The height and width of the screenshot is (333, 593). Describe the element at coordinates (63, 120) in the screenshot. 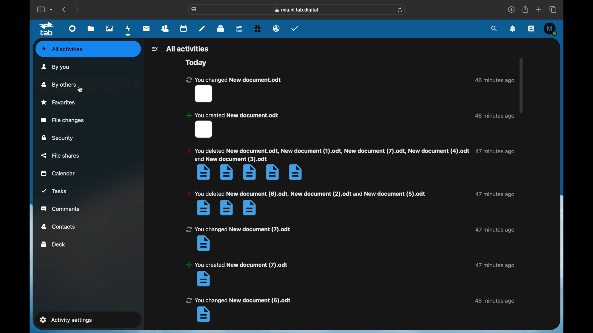

I see `file changes` at that location.